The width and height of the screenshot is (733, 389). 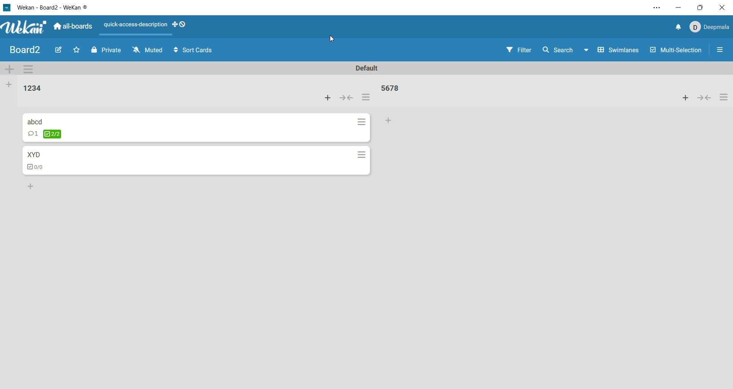 What do you see at coordinates (35, 121) in the screenshot?
I see `card title` at bounding box center [35, 121].